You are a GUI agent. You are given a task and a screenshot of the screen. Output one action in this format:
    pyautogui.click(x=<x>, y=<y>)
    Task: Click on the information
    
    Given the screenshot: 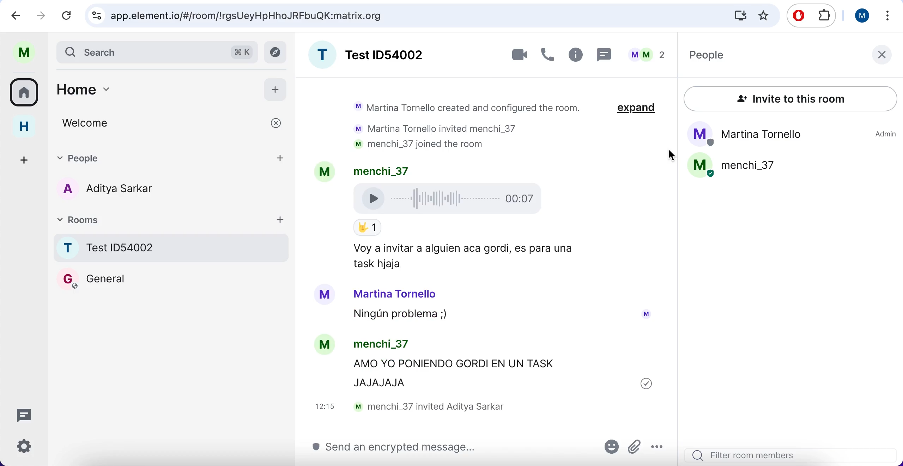 What is the action you would take?
    pyautogui.click(x=577, y=57)
    